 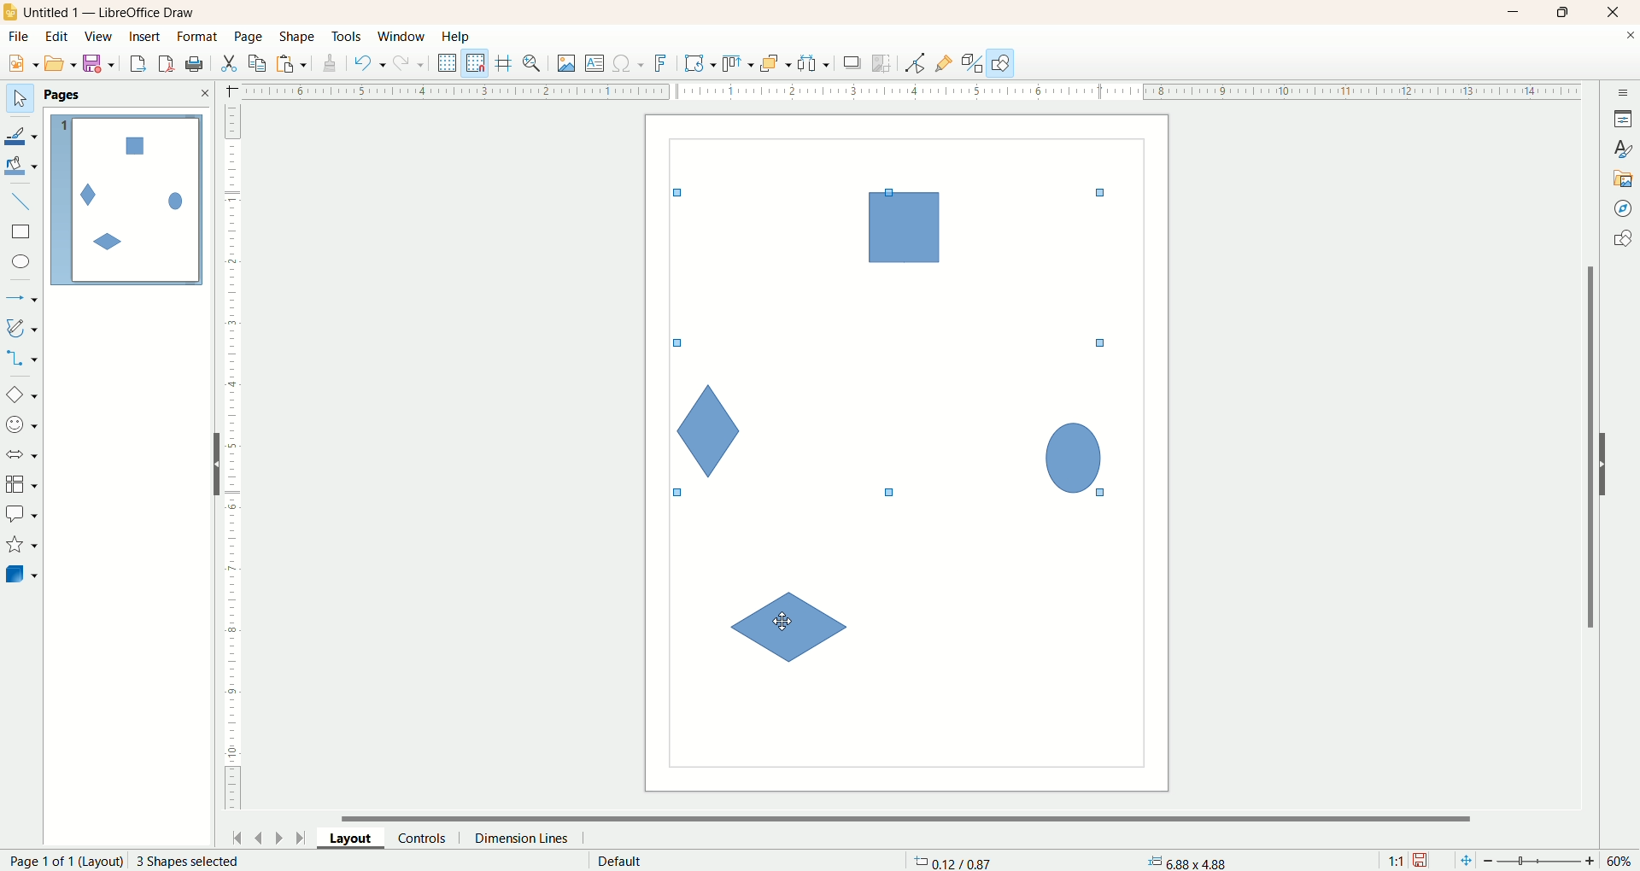 What do you see at coordinates (1396, 861) in the screenshot?
I see `scale factor` at bounding box center [1396, 861].